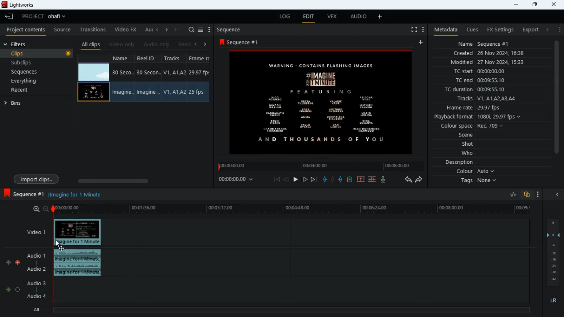  I want to click on vfx, so click(335, 18).